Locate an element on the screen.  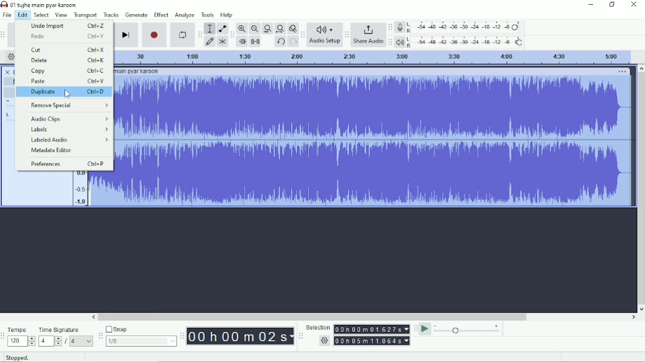
1/8 is located at coordinates (141, 341).